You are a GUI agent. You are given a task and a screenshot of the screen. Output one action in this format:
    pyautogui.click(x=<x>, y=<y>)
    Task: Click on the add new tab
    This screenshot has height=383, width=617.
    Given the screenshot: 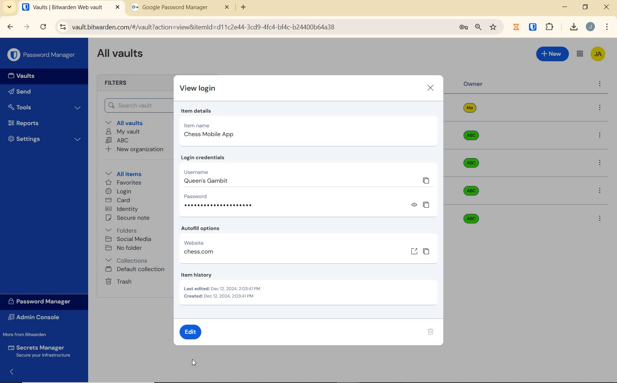 What is the action you would take?
    pyautogui.click(x=249, y=9)
    